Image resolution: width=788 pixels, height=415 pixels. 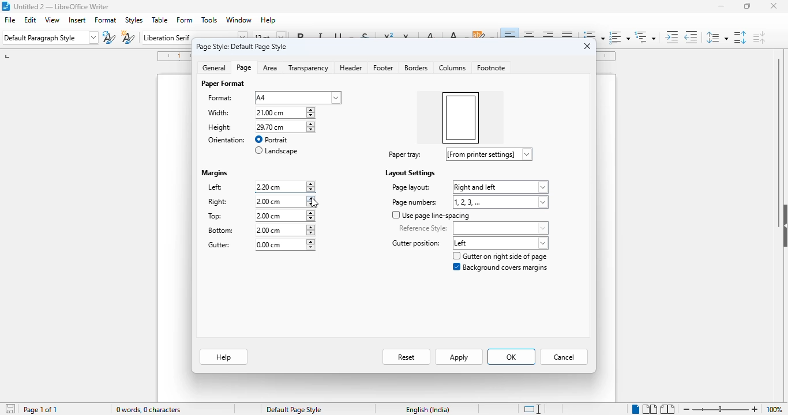 I want to click on width, so click(x=223, y=112).